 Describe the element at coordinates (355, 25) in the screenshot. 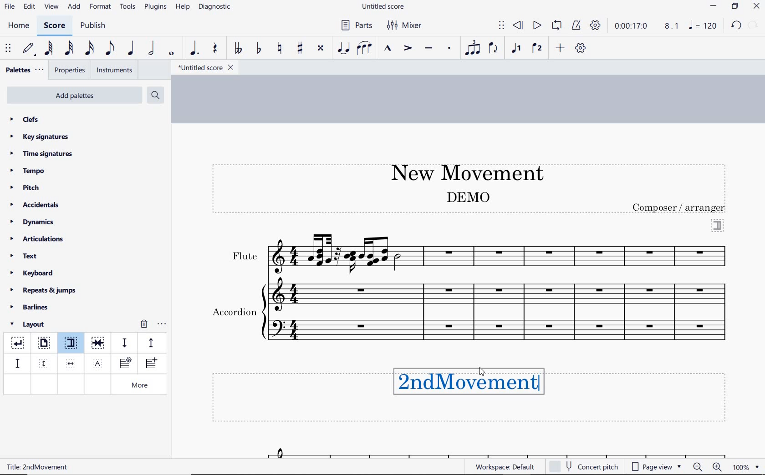

I see `Parts` at that location.